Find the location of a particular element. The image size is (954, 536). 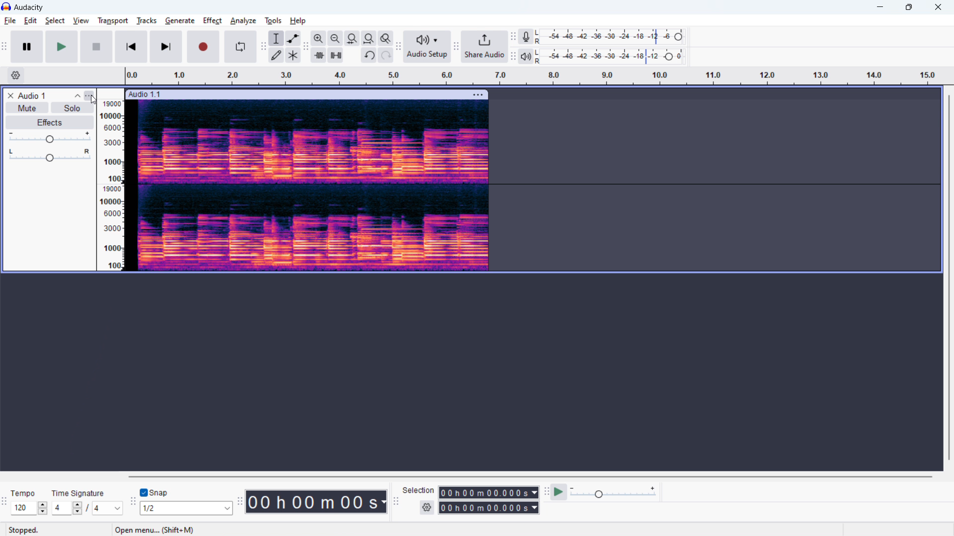

edit toolbar is located at coordinates (306, 47).